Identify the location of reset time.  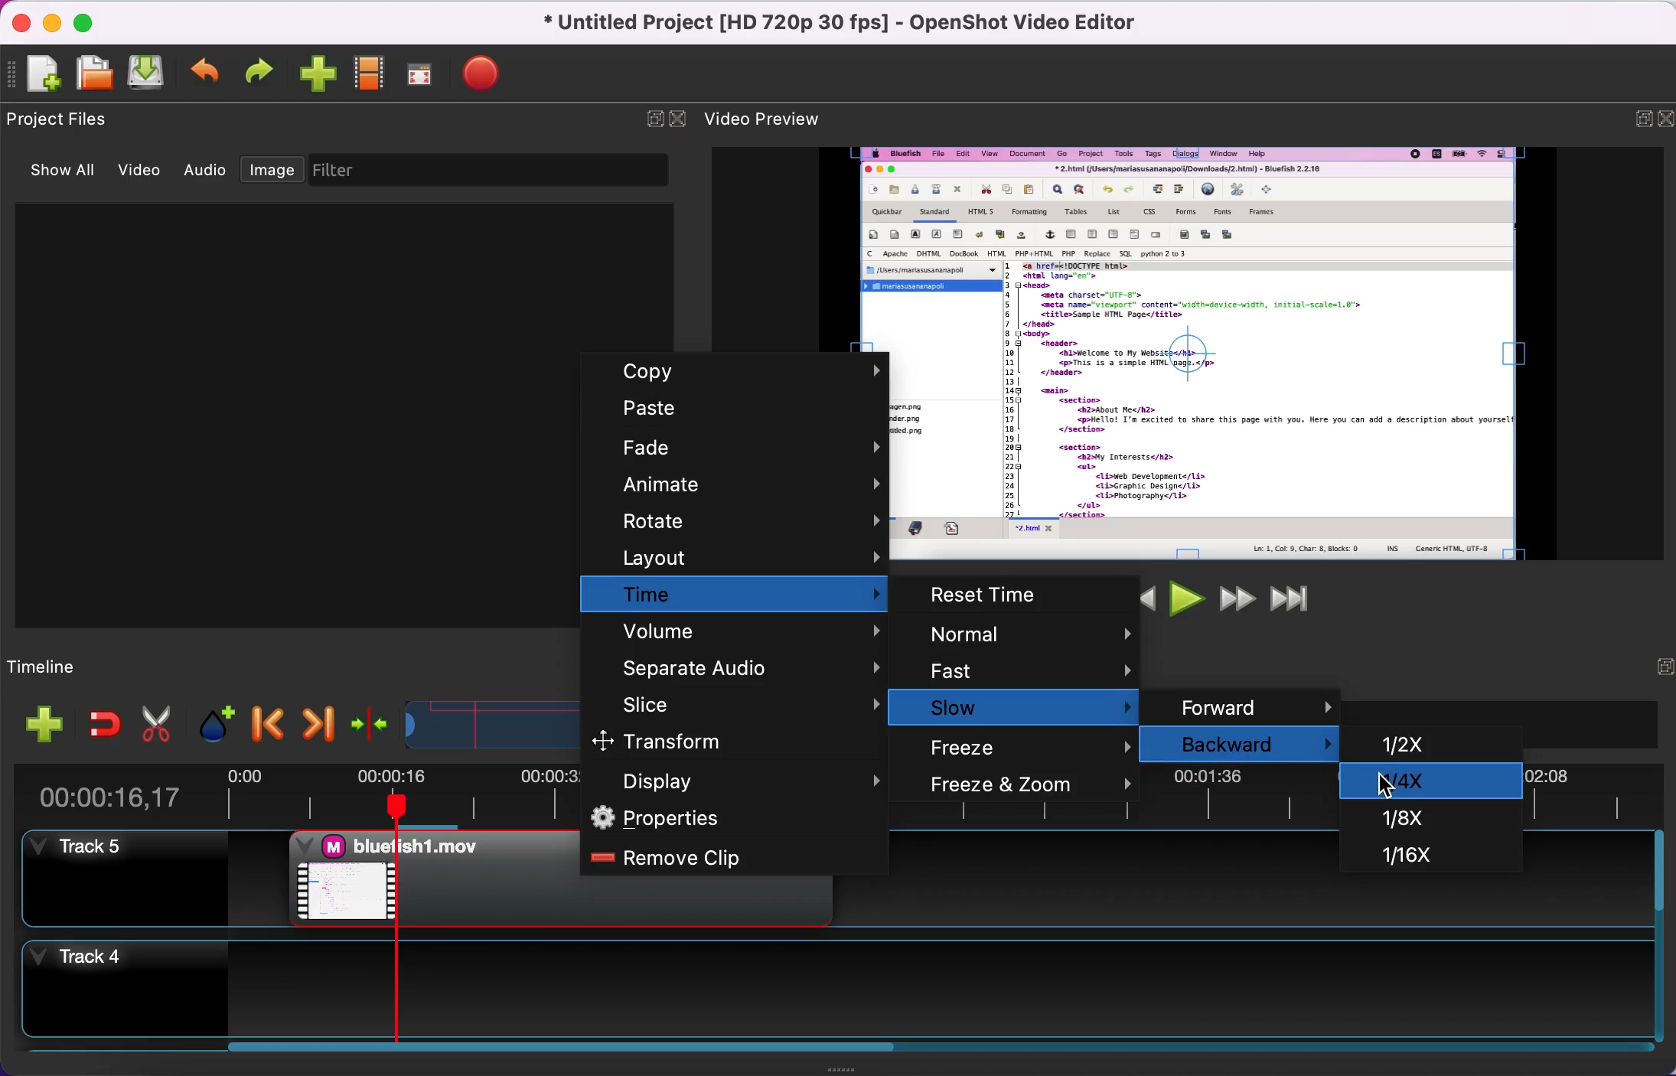
(1029, 595).